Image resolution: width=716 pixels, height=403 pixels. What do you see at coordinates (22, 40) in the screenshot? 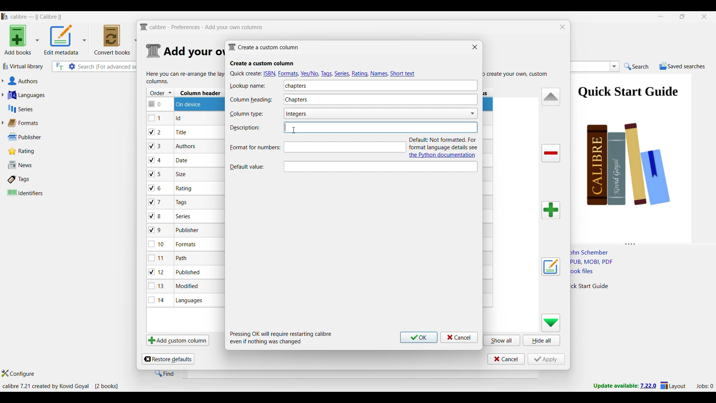
I see `Add book options` at bounding box center [22, 40].